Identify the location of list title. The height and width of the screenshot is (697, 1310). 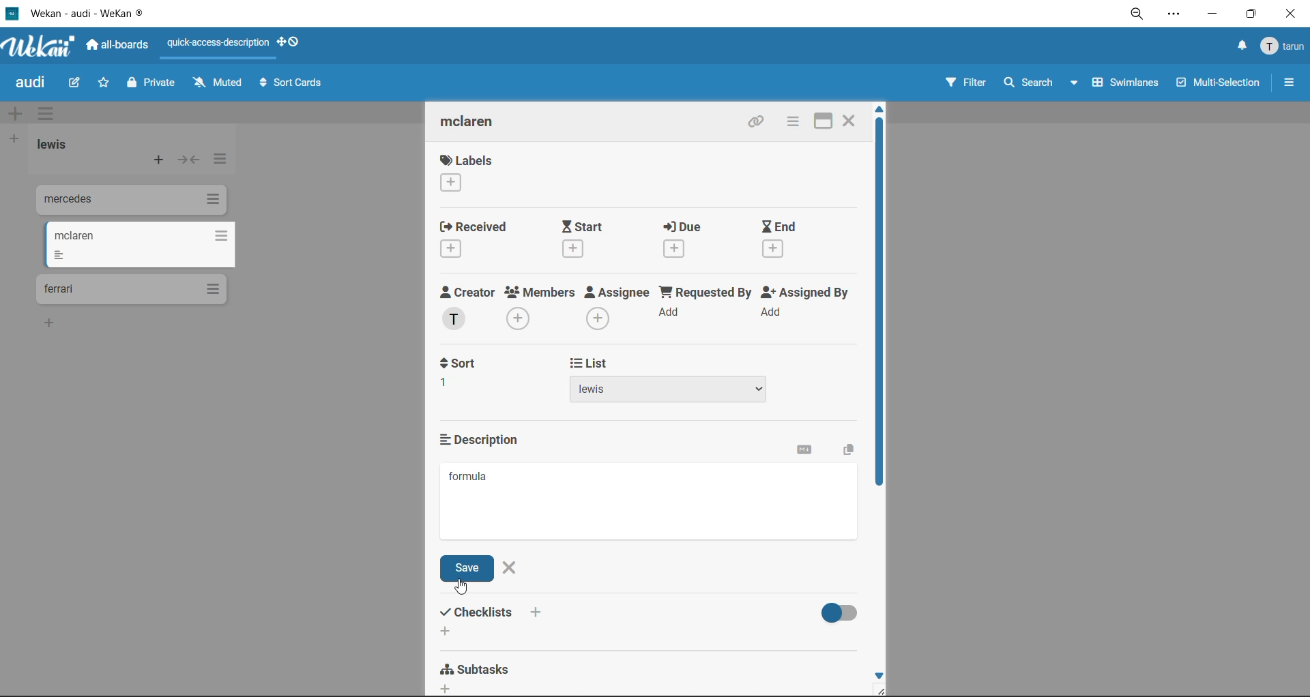
(58, 146).